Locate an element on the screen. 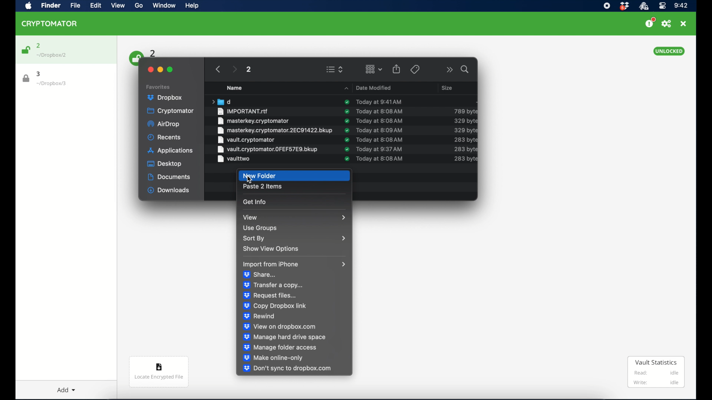  2 is located at coordinates (39, 46).